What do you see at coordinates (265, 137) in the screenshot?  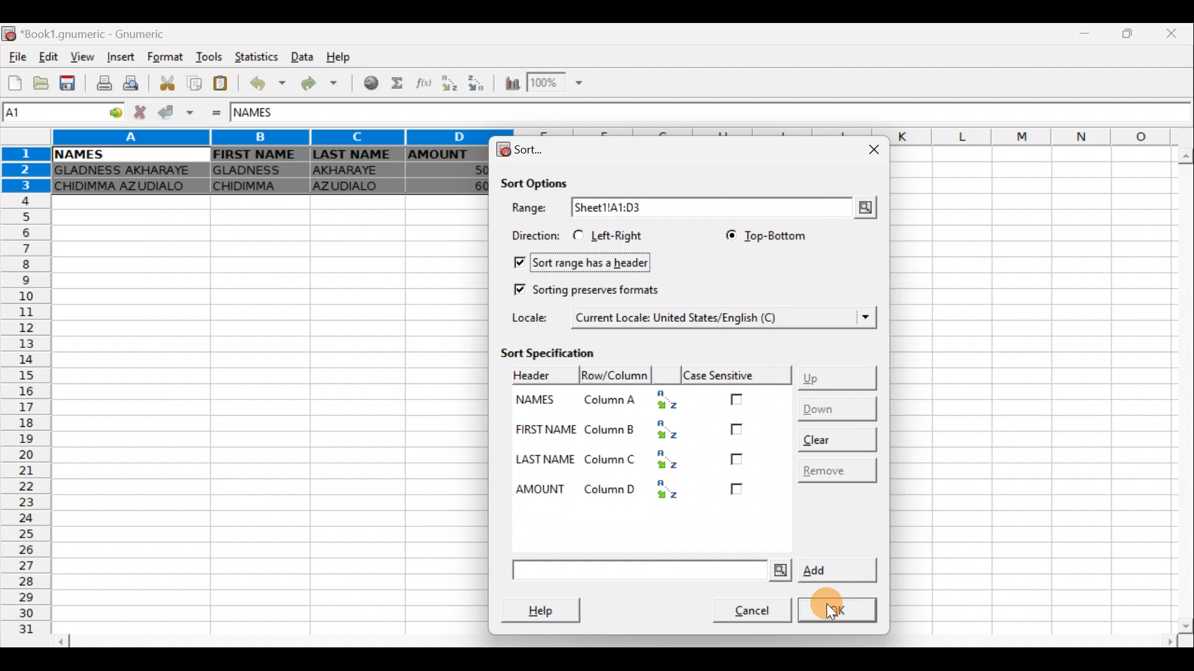 I see `Columns` at bounding box center [265, 137].